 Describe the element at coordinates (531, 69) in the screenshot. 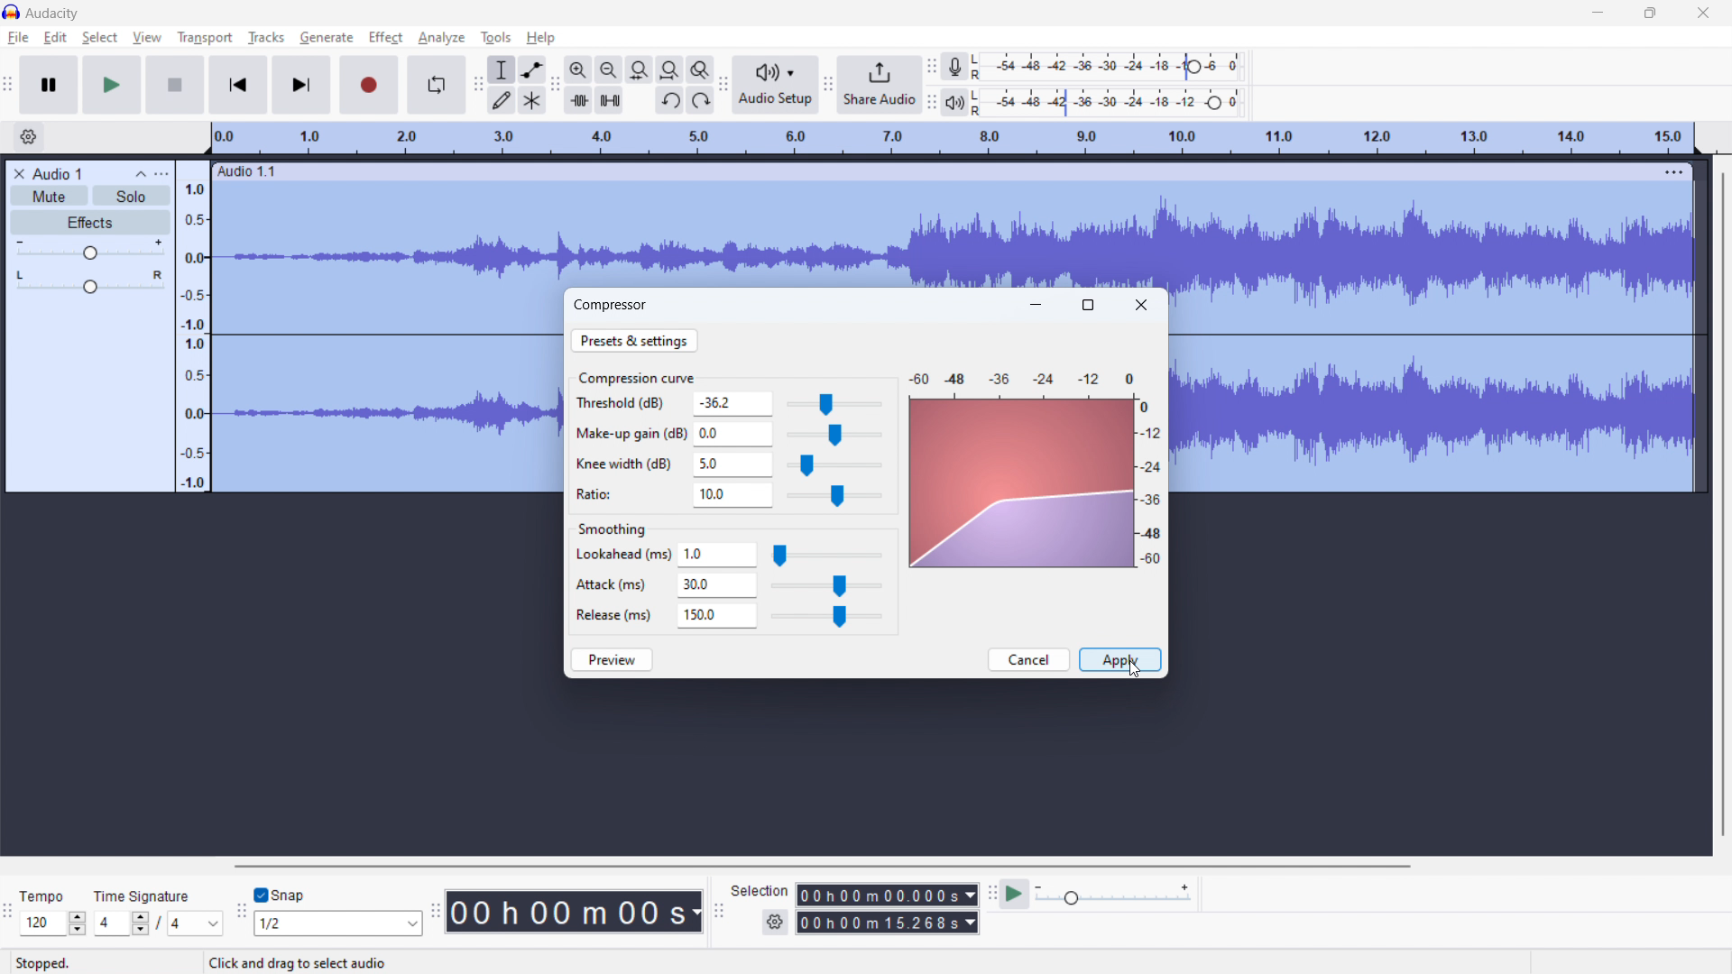

I see `envelop tool` at that location.